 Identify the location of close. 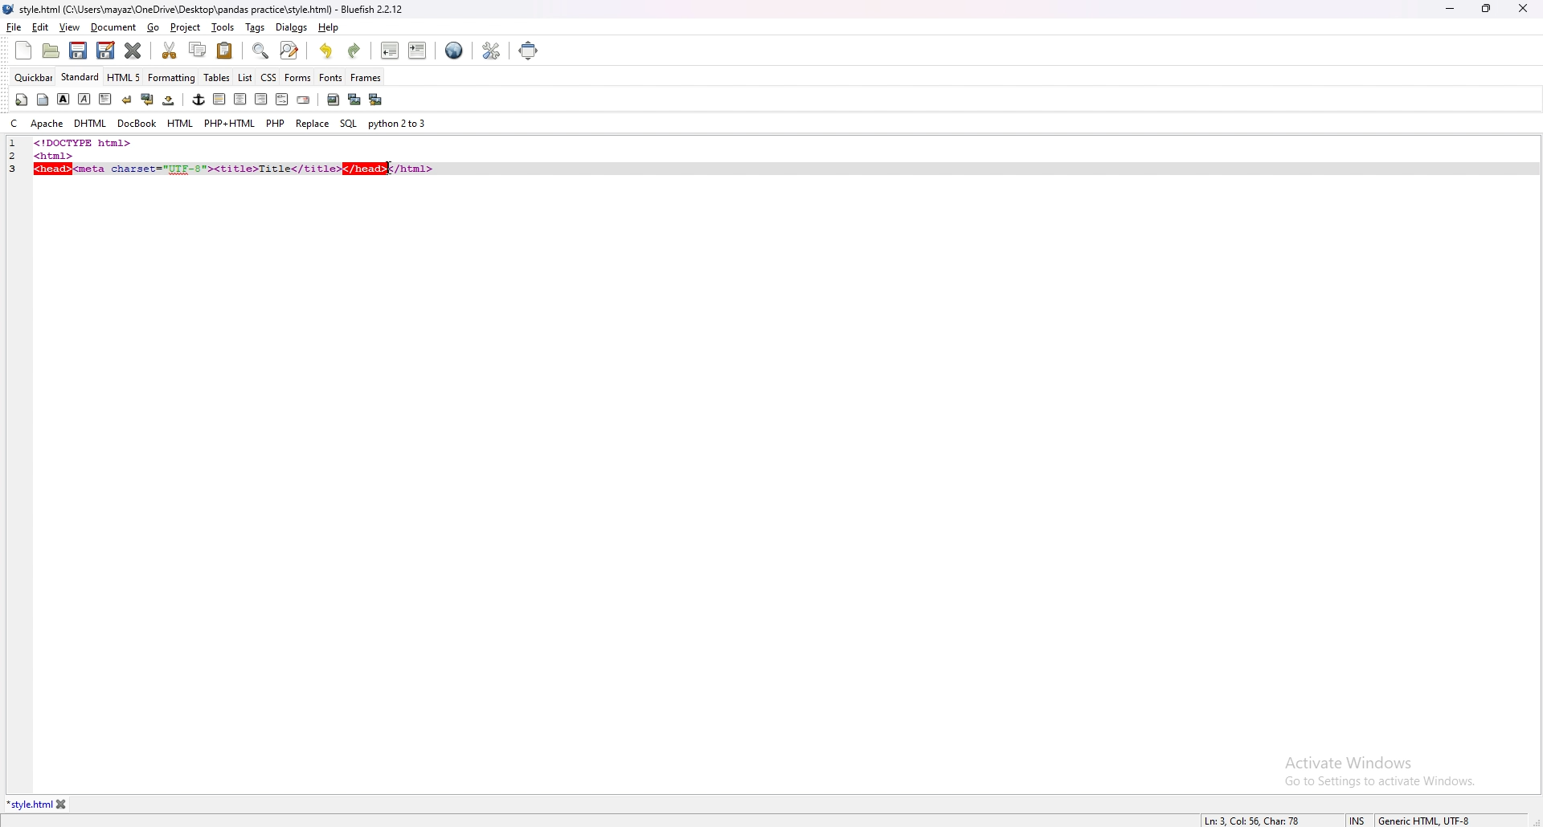
(1523, 8).